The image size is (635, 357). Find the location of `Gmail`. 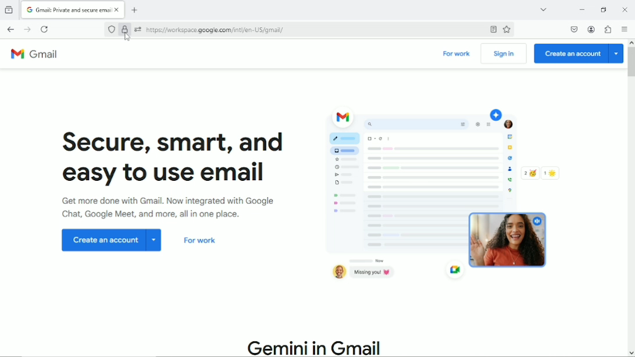

Gmail is located at coordinates (38, 55).